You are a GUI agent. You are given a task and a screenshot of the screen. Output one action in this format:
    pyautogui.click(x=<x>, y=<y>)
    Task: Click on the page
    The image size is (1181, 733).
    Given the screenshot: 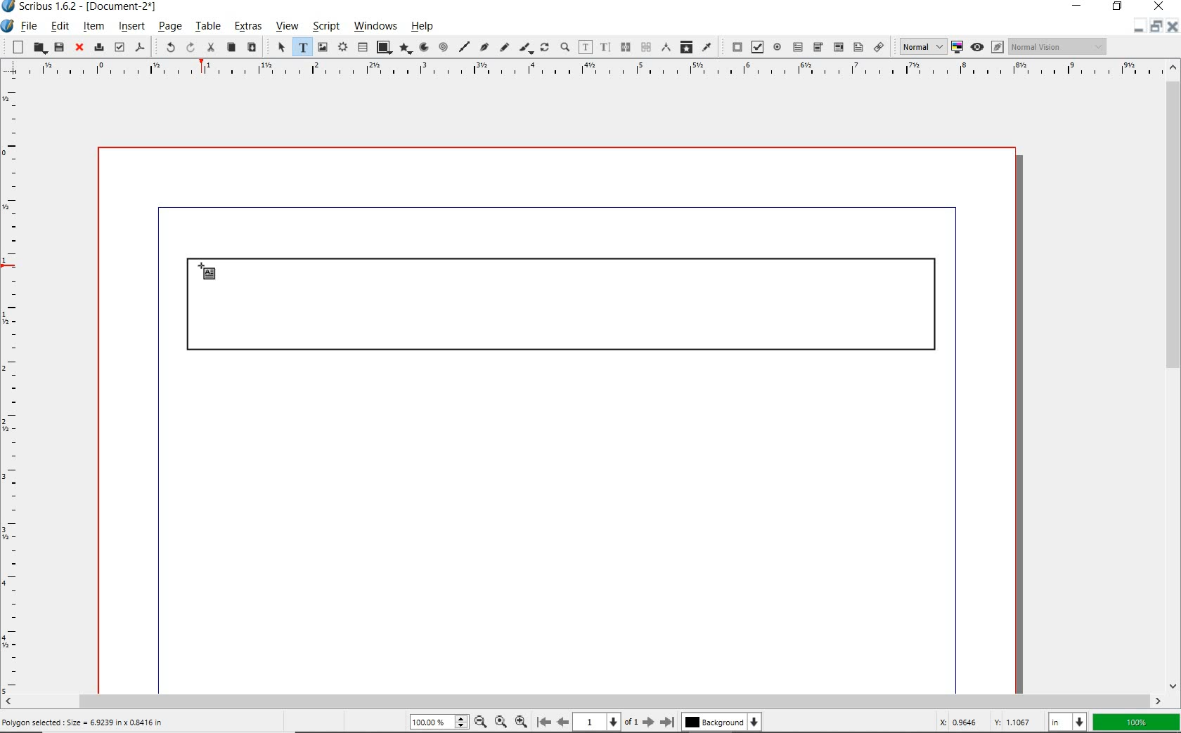 What is the action you would take?
    pyautogui.click(x=170, y=26)
    